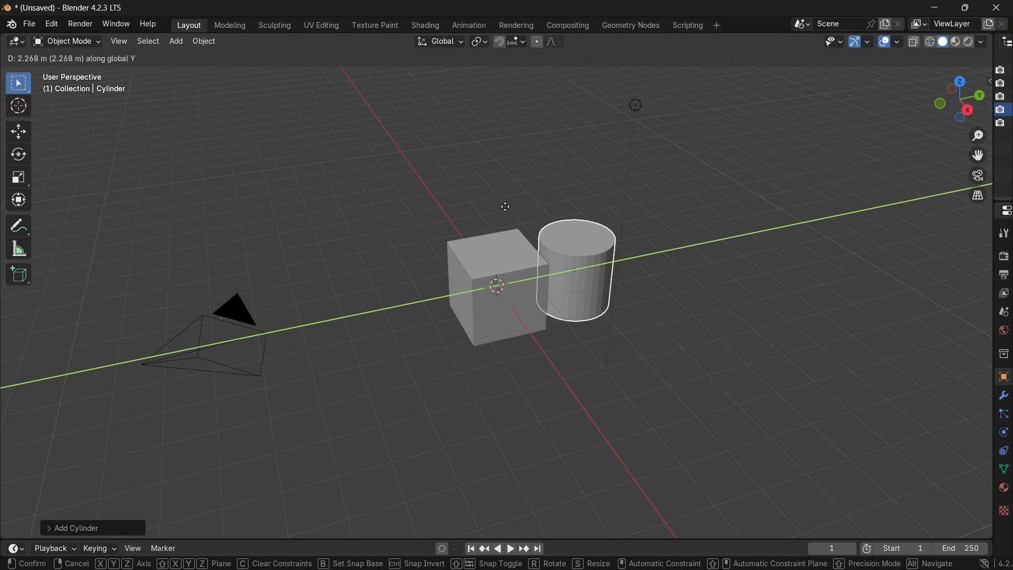  What do you see at coordinates (119, 41) in the screenshot?
I see `view` at bounding box center [119, 41].